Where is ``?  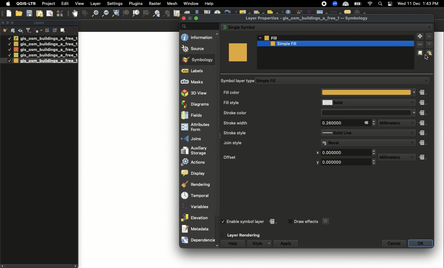  is located at coordinates (424, 123).